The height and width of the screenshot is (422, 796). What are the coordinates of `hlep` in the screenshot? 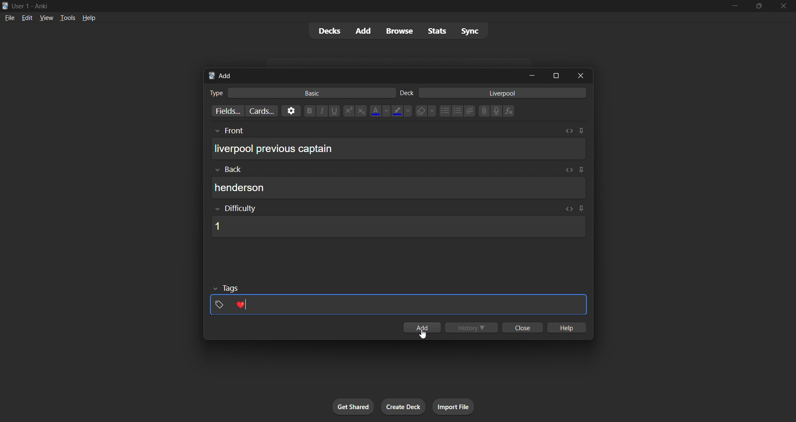 It's located at (568, 328).